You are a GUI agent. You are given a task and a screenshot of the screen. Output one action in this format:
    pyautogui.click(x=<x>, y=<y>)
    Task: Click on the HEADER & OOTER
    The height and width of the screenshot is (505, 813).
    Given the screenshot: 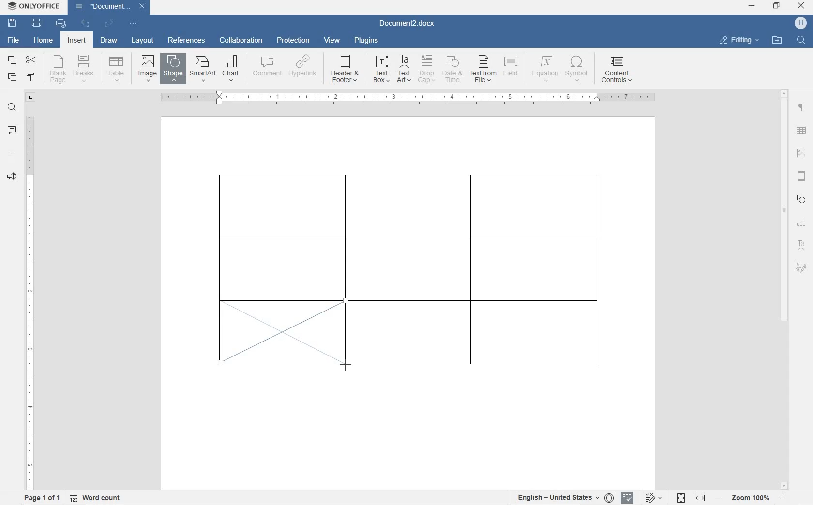 What is the action you would take?
    pyautogui.click(x=345, y=69)
    